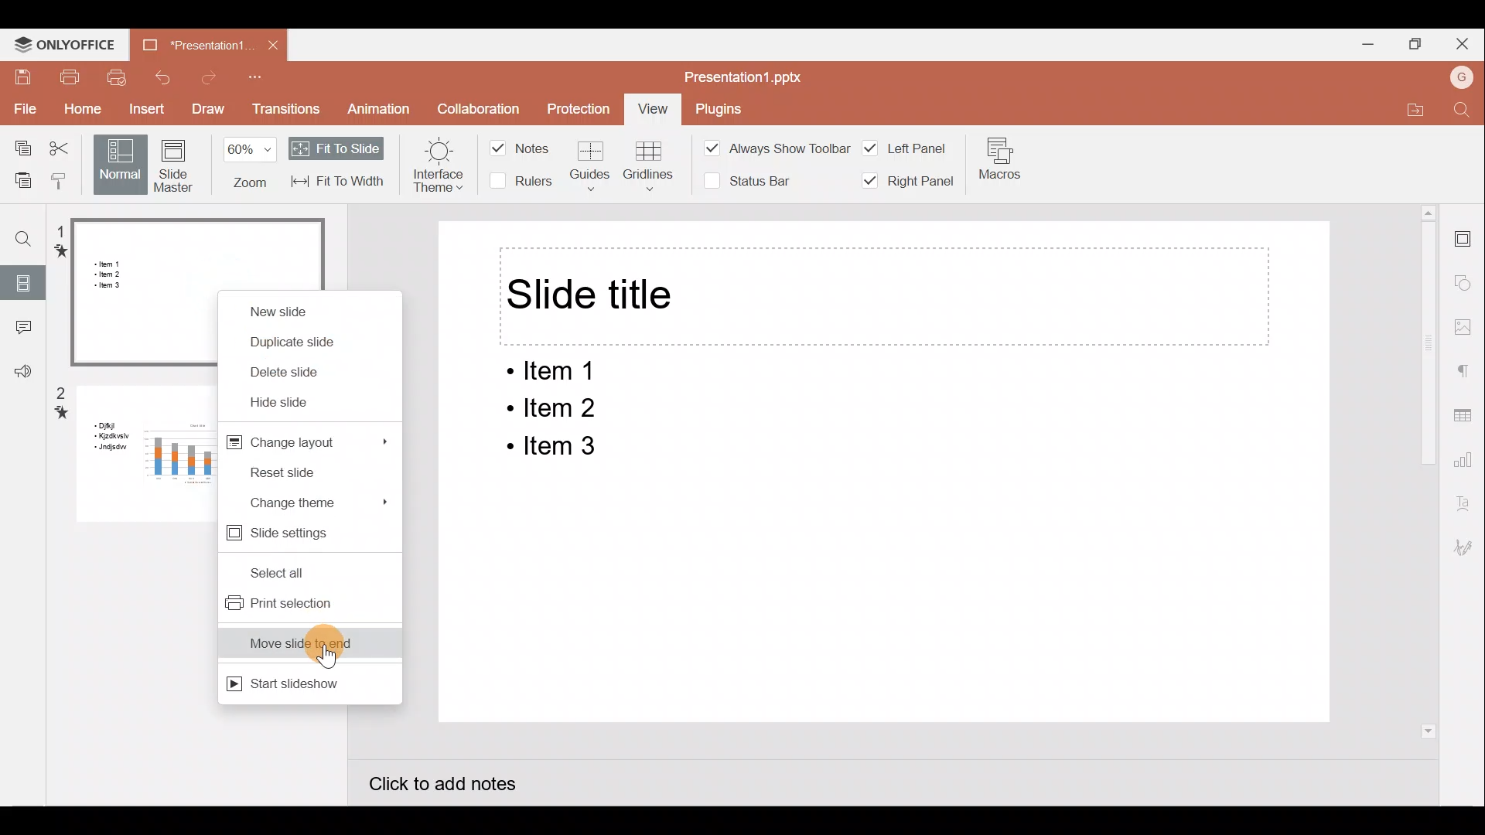 Image resolution: width=1485 pixels, height=835 pixels. What do you see at coordinates (310, 369) in the screenshot?
I see `Delete slide` at bounding box center [310, 369].